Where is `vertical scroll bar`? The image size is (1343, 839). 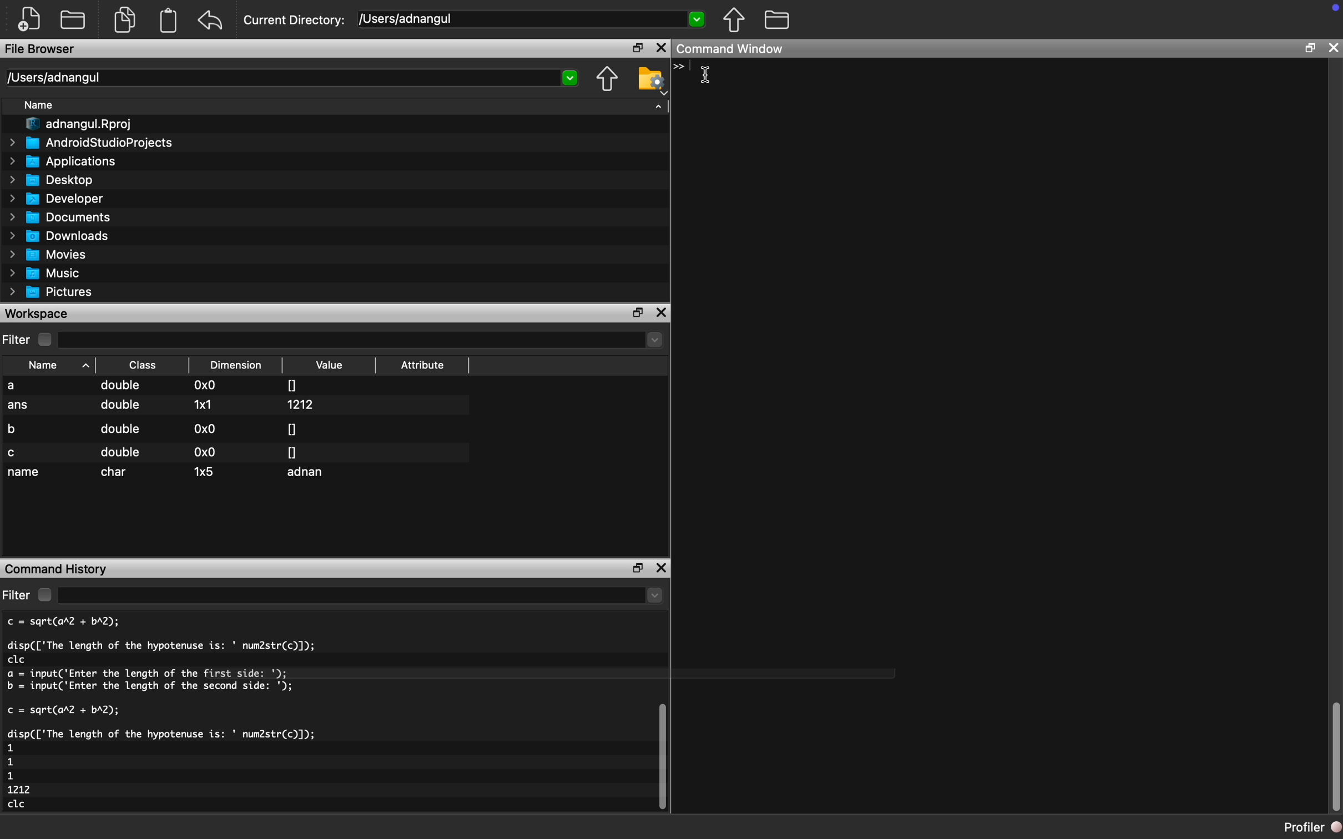 vertical scroll bar is located at coordinates (659, 755).